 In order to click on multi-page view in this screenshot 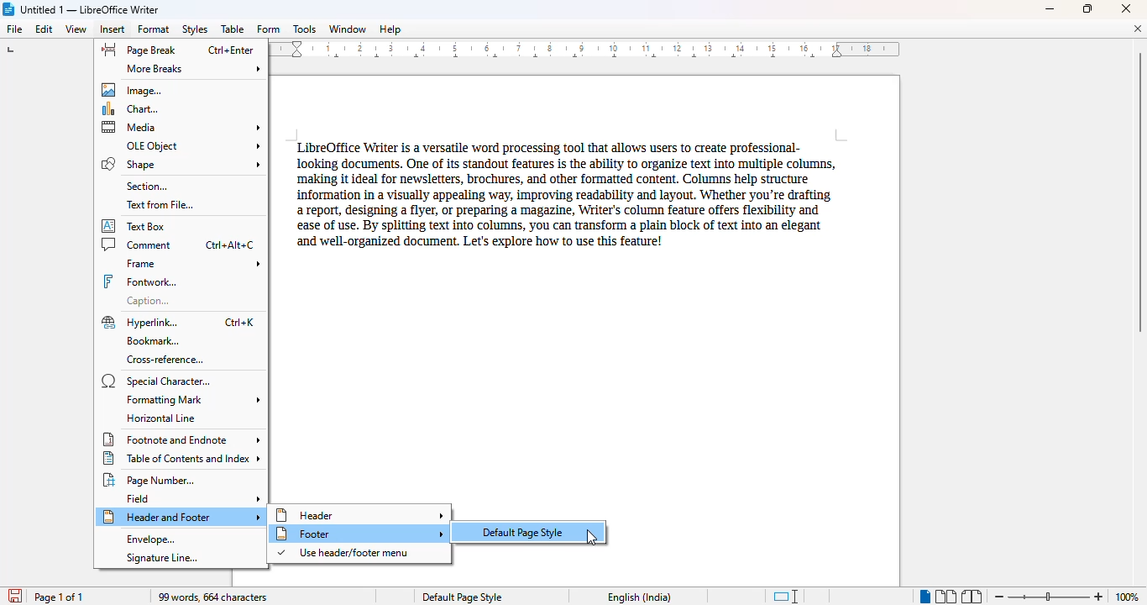, I will do `click(945, 597)`.